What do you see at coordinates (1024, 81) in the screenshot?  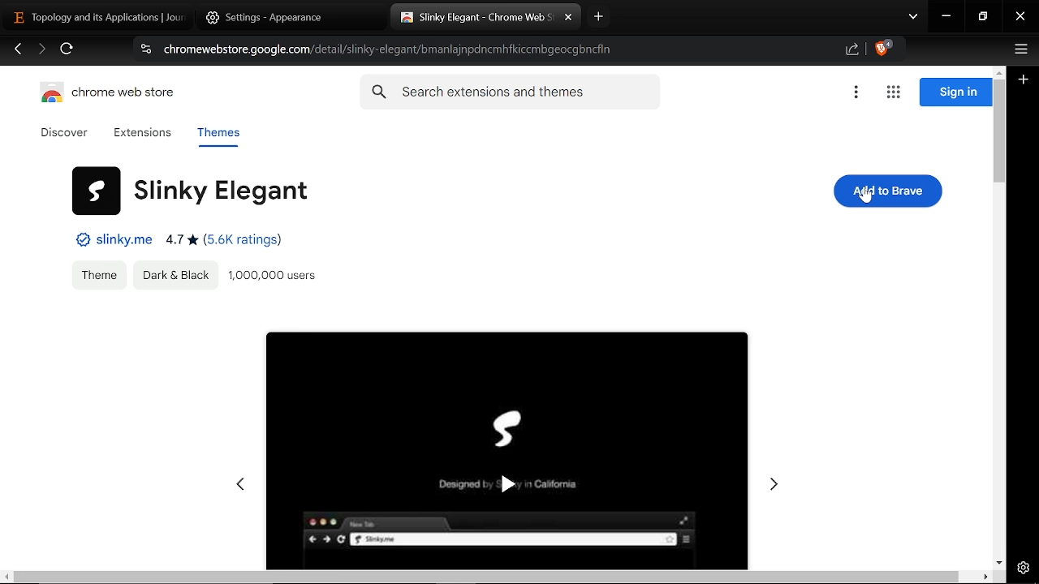 I see `Plus` at bounding box center [1024, 81].